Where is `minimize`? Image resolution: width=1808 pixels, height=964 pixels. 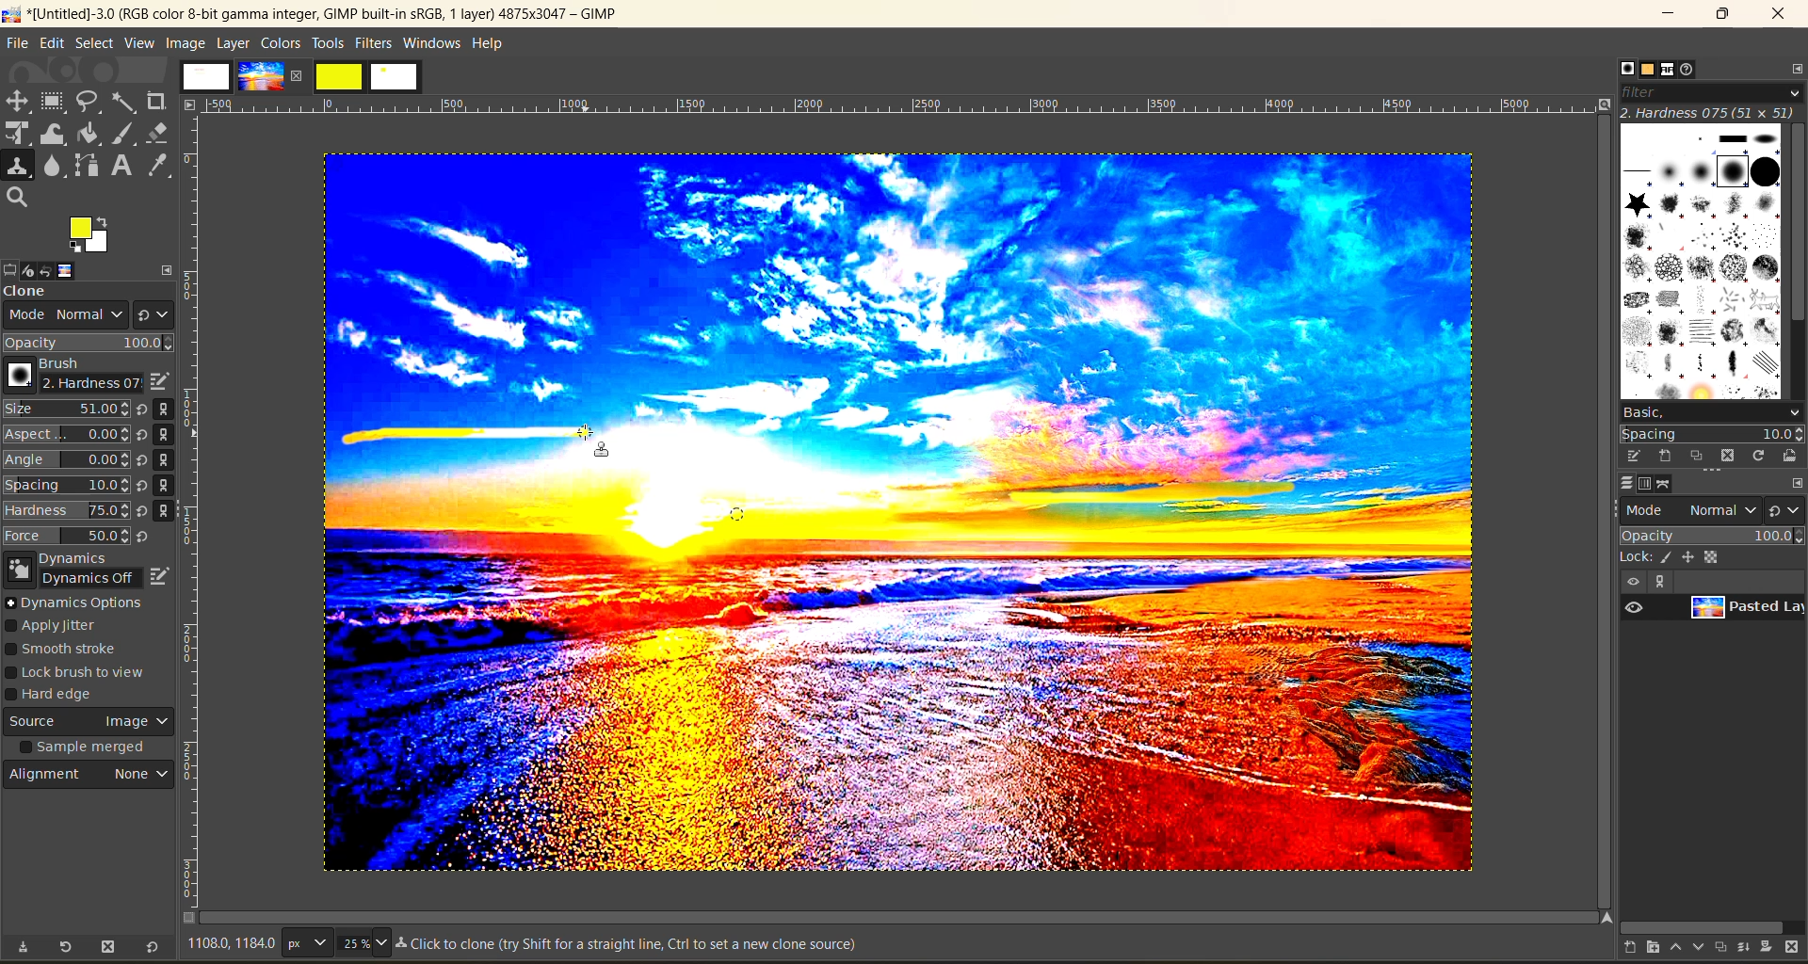
minimize is located at coordinates (1672, 14).